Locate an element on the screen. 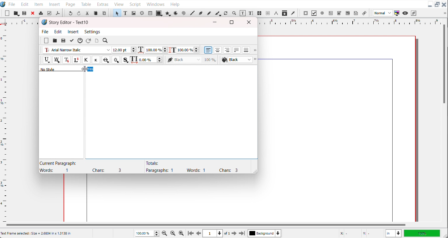 The image size is (448, 238). Font type is located at coordinates (76, 50).